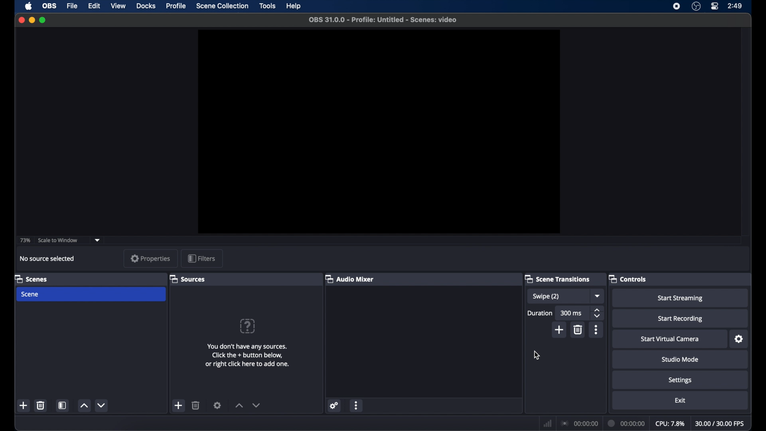  Describe the element at coordinates (357, 405) in the screenshot. I see `more options` at that location.